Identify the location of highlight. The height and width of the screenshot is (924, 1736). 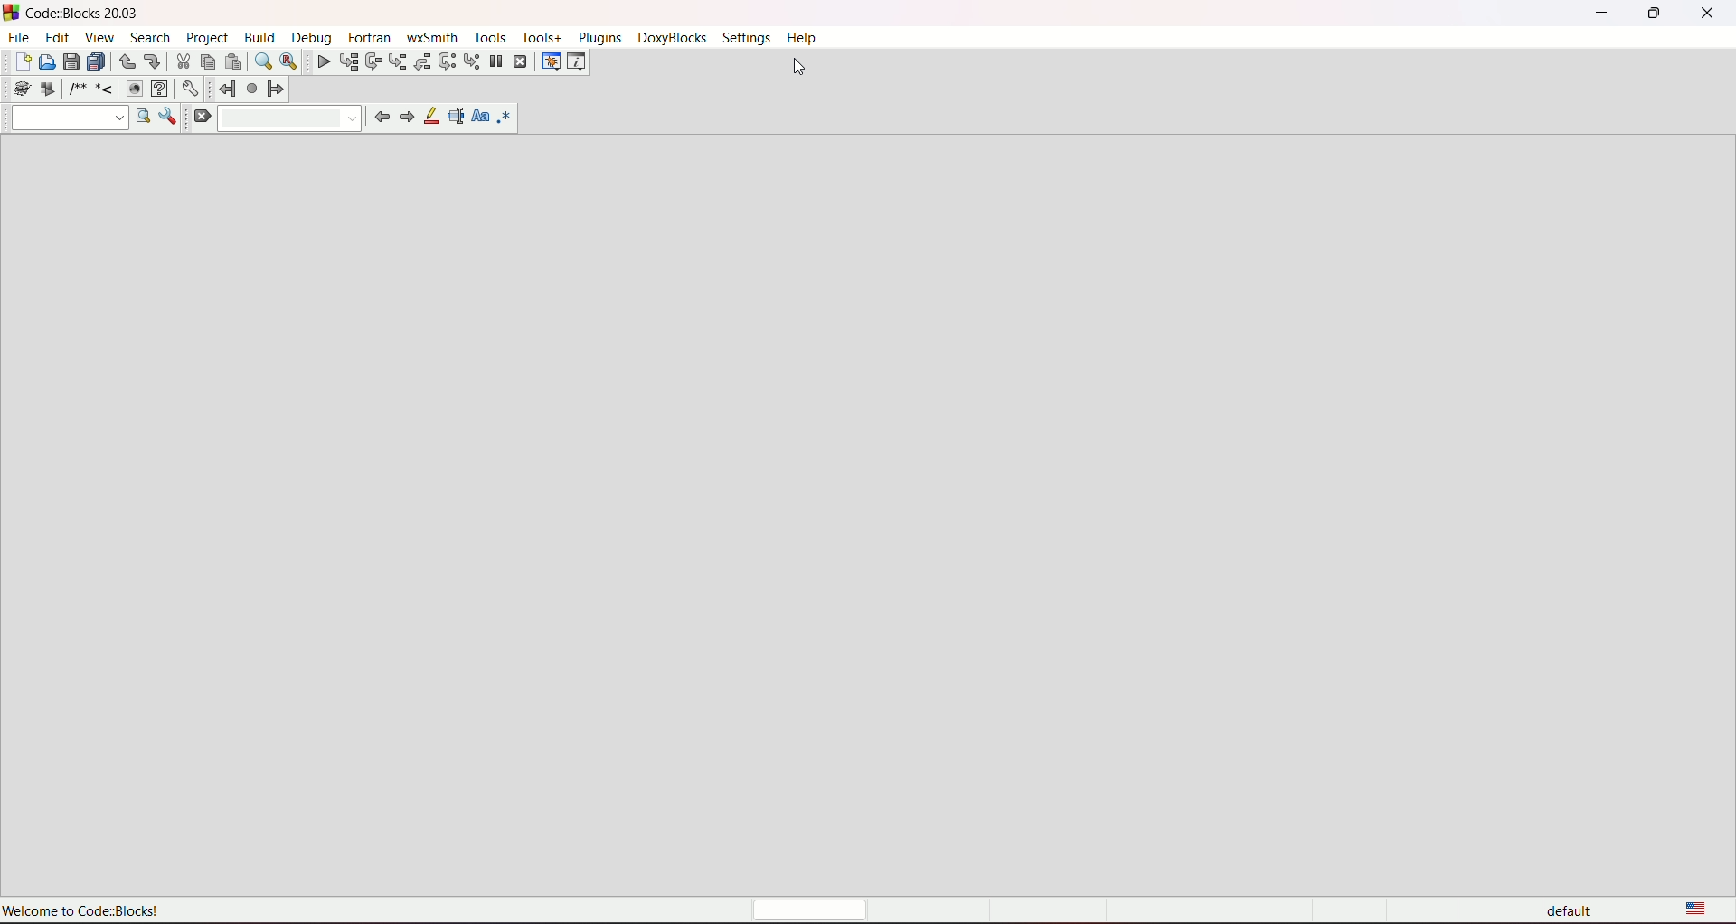
(432, 117).